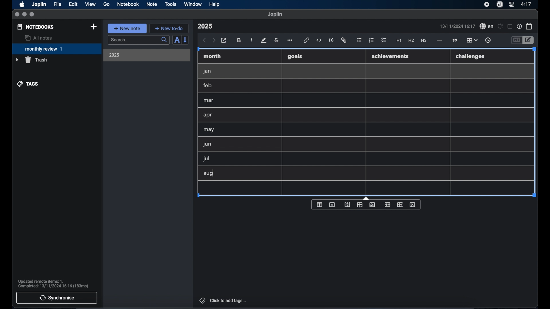 The height and width of the screenshot is (309, 550). What do you see at coordinates (127, 28) in the screenshot?
I see `new note` at bounding box center [127, 28].